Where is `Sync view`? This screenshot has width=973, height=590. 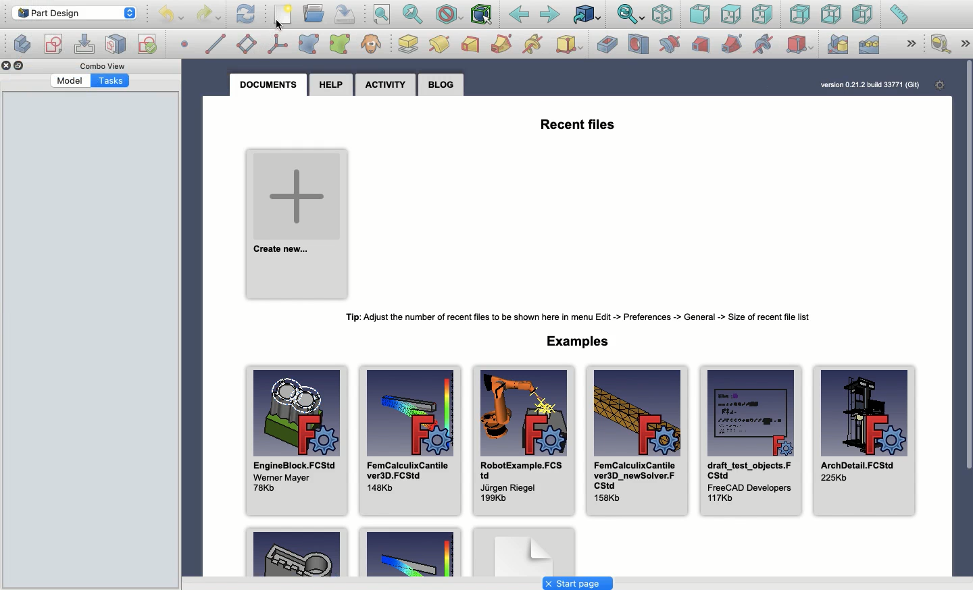 Sync view is located at coordinates (630, 15).